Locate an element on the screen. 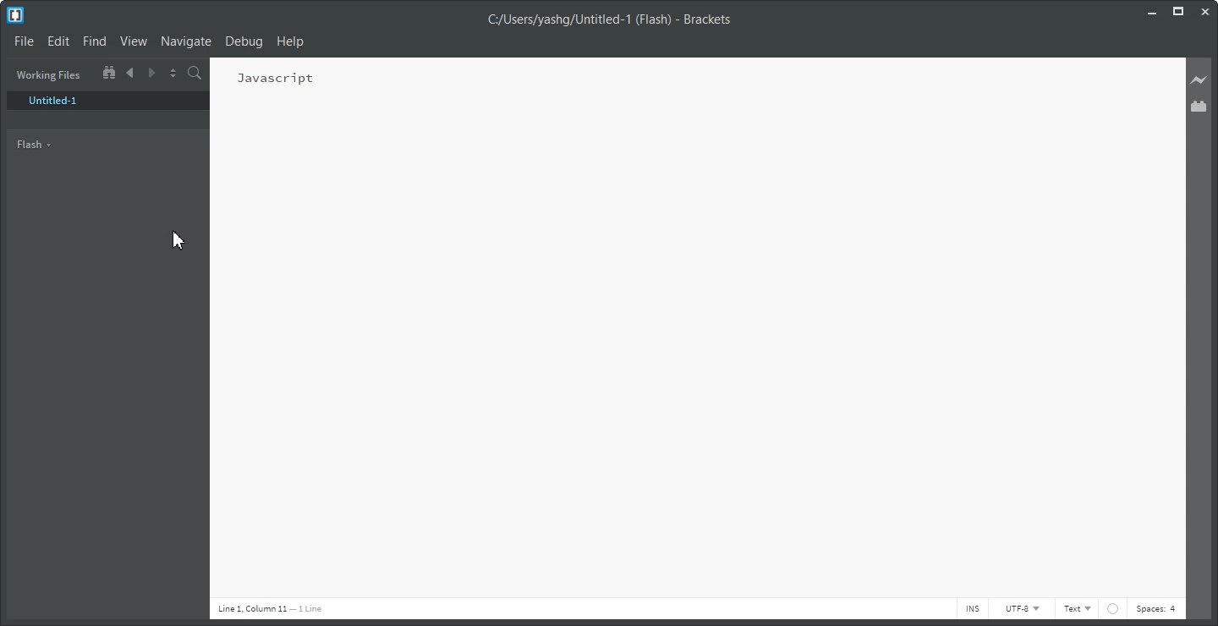  UTF-8 is located at coordinates (1010, 608).